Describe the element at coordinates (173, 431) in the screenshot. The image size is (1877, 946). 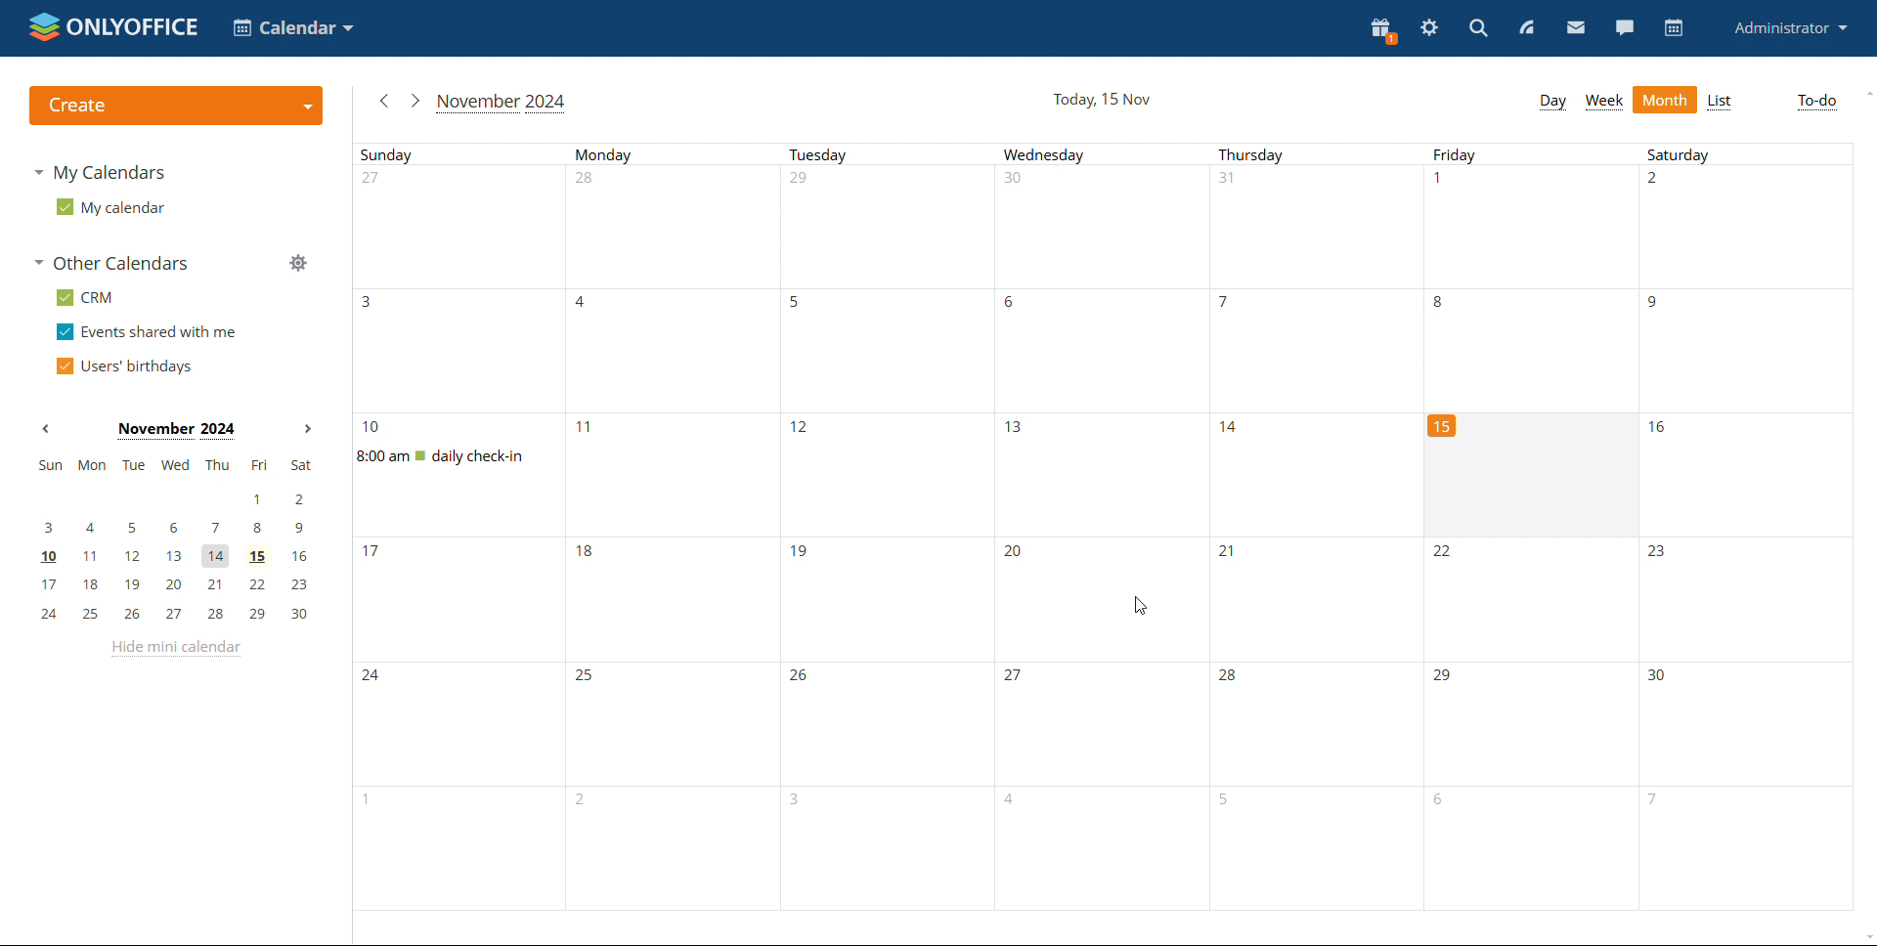
I see `current month` at that location.